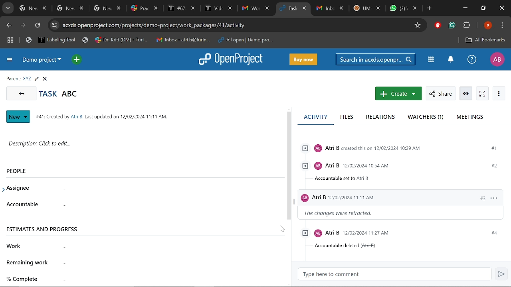 This screenshot has width=511, height=287. What do you see at coordinates (29, 263) in the screenshot?
I see `Remaining work` at bounding box center [29, 263].